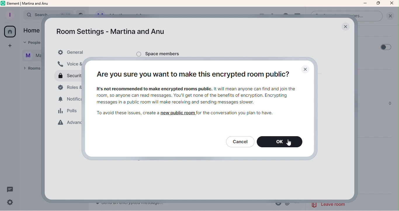 The width and height of the screenshot is (399, 211). I want to click on Voice and video, so click(66, 65).